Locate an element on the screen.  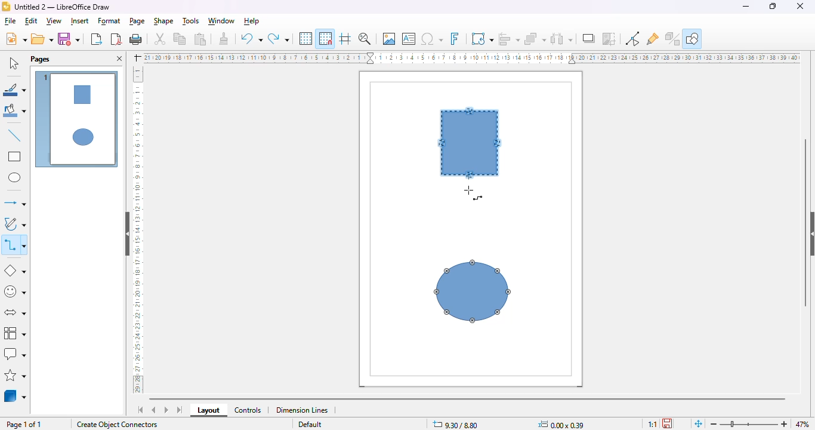
show is located at coordinates (810, 234).